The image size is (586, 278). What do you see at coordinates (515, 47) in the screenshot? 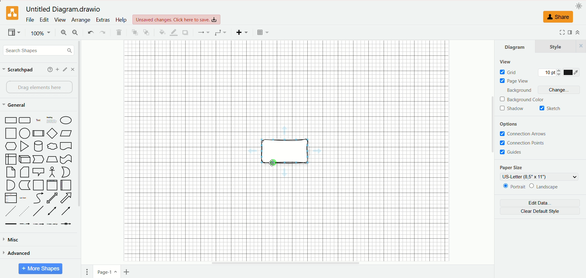
I see `diagram` at bounding box center [515, 47].